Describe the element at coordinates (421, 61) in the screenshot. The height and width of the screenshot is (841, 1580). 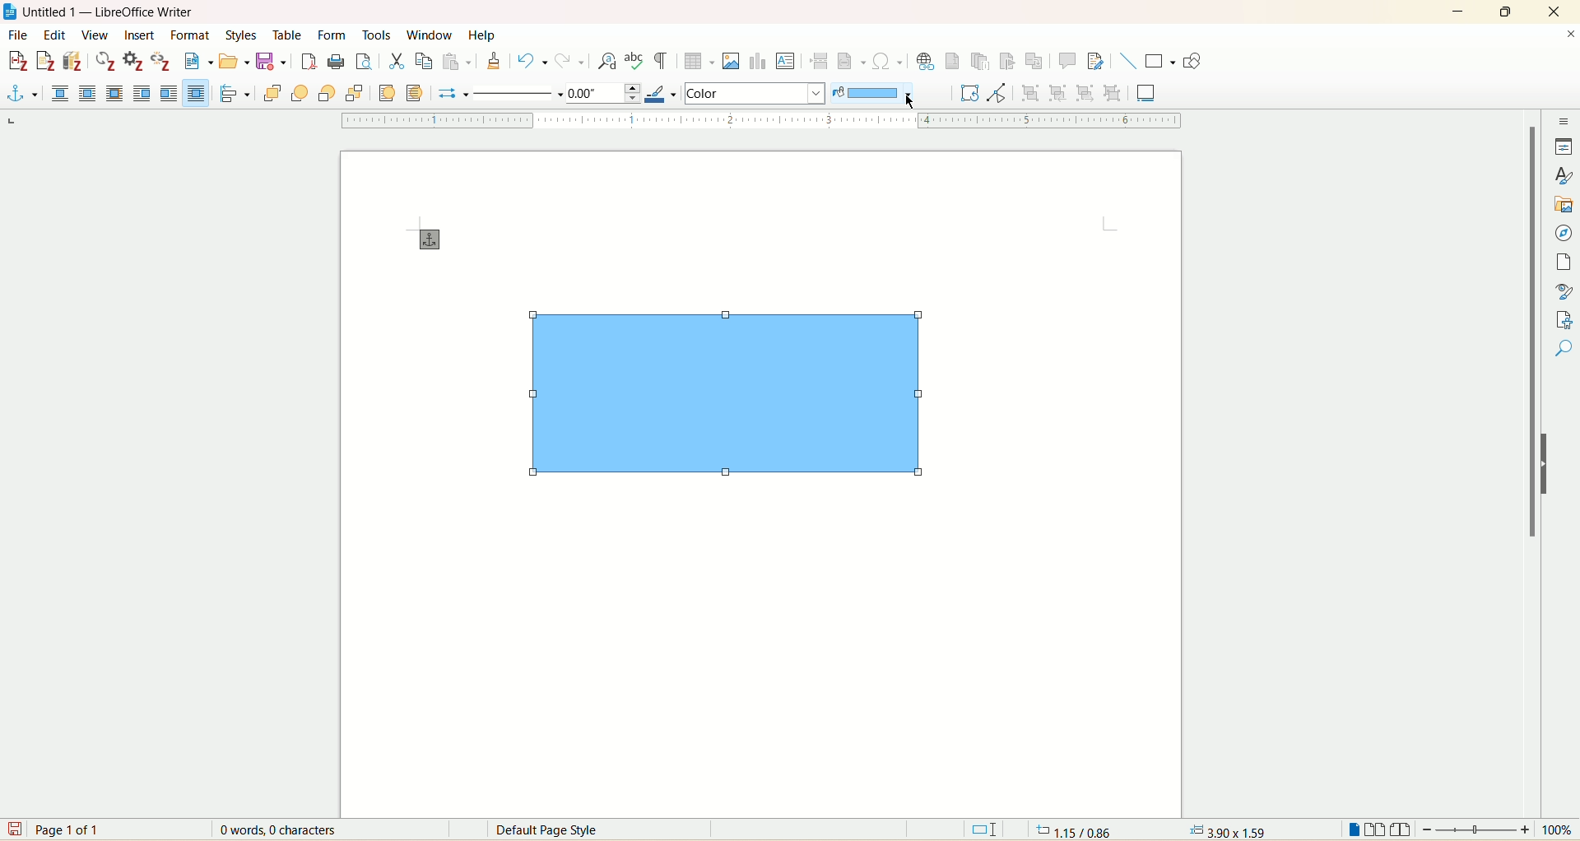
I see `copy` at that location.